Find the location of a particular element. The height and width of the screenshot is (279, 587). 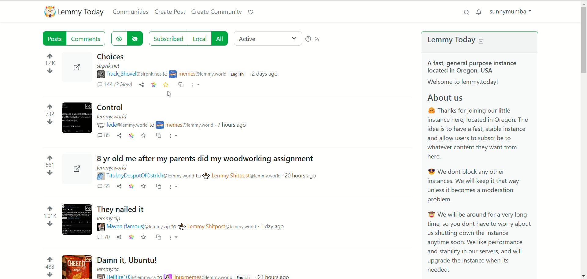

cross post is located at coordinates (181, 85).